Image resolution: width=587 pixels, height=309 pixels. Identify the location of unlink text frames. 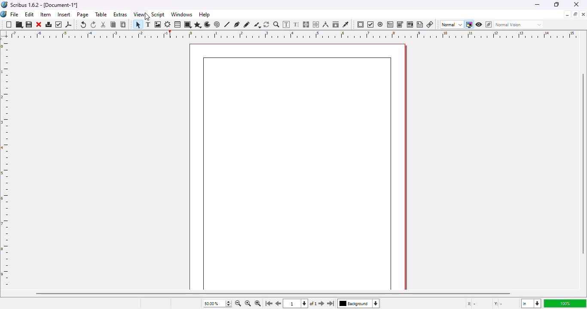
(317, 24).